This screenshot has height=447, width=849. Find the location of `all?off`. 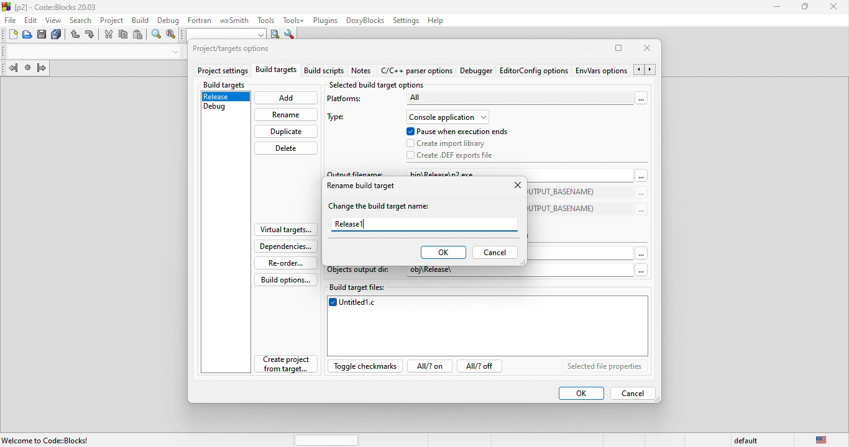

all?off is located at coordinates (482, 367).